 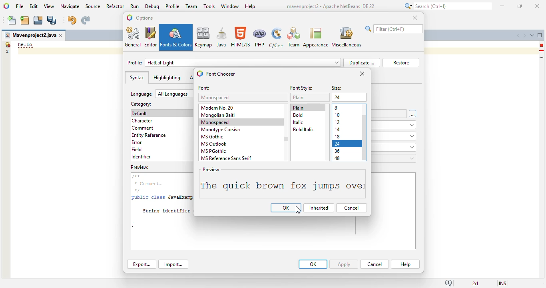 What do you see at coordinates (140, 113) in the screenshot?
I see `default` at bounding box center [140, 113].